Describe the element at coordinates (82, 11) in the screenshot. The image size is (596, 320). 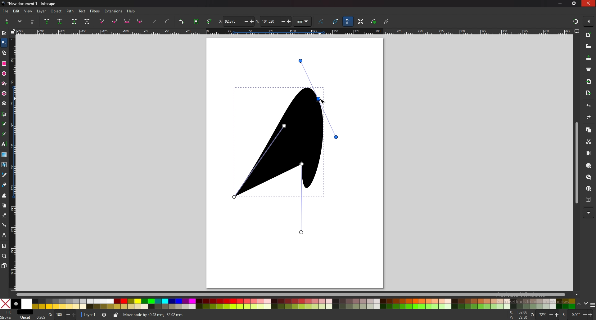
I see `text` at that location.